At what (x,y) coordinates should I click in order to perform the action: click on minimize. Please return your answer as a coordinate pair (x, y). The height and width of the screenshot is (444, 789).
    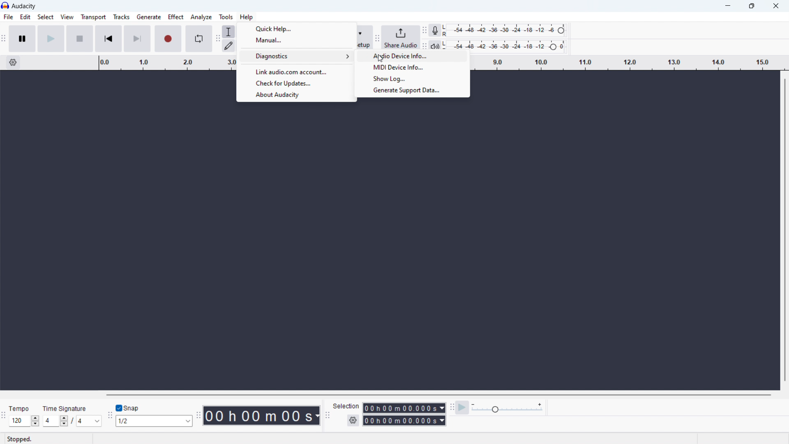
    Looking at the image, I should click on (726, 6).